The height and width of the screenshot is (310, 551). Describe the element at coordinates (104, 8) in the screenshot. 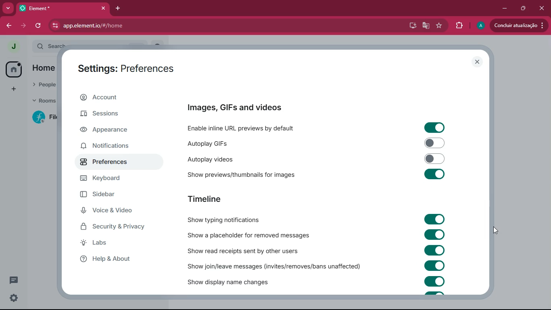

I see `close tab` at that location.